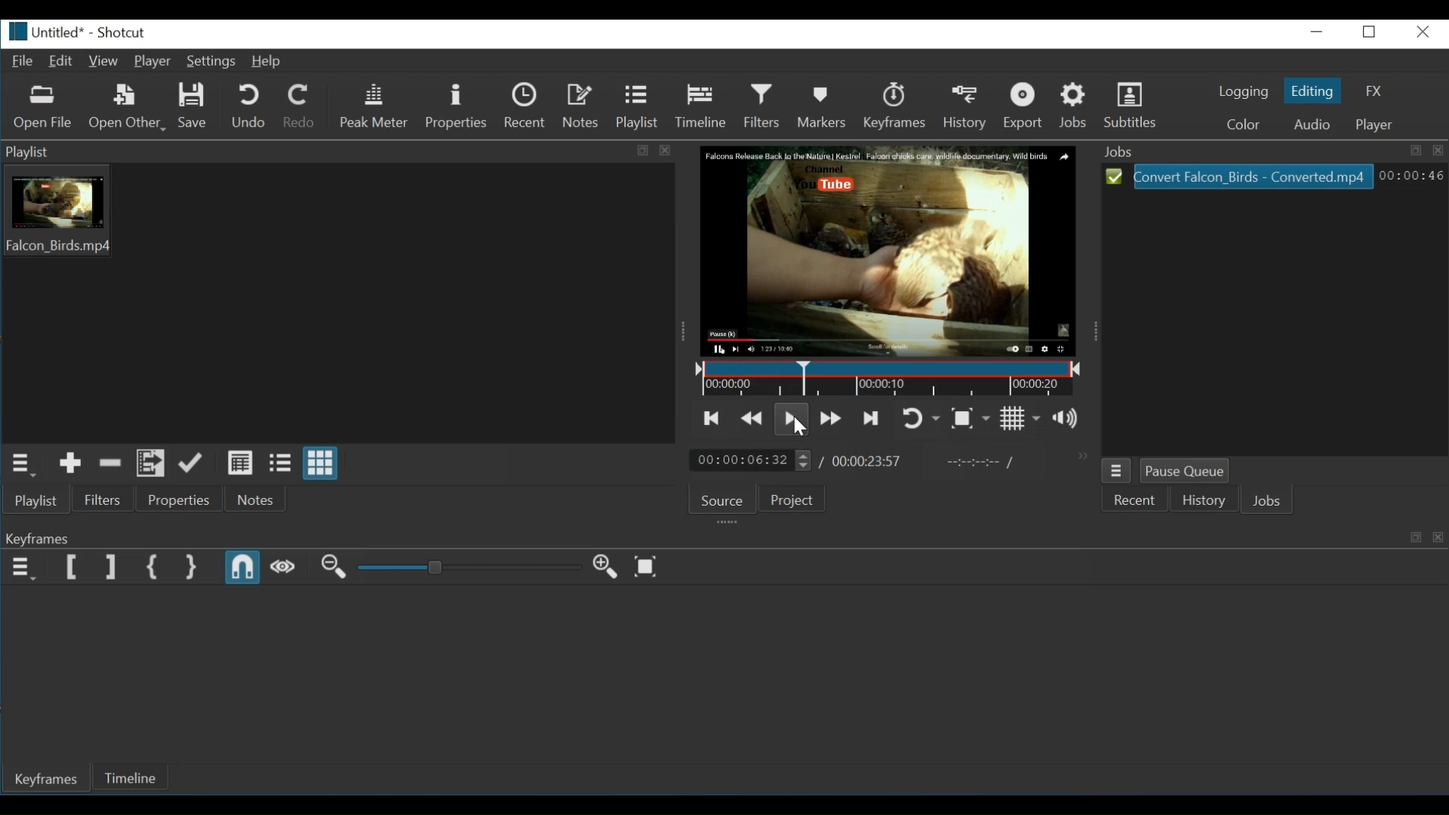 The width and height of the screenshot is (1449, 815). What do you see at coordinates (712, 418) in the screenshot?
I see `Skip to the previous point` at bounding box center [712, 418].